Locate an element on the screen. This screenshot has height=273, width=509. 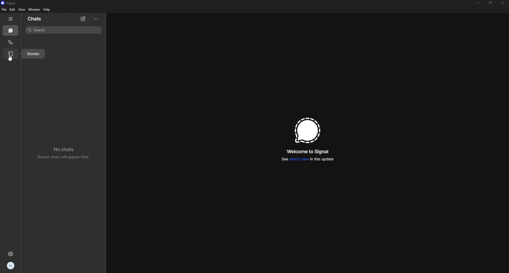
help is located at coordinates (47, 10).